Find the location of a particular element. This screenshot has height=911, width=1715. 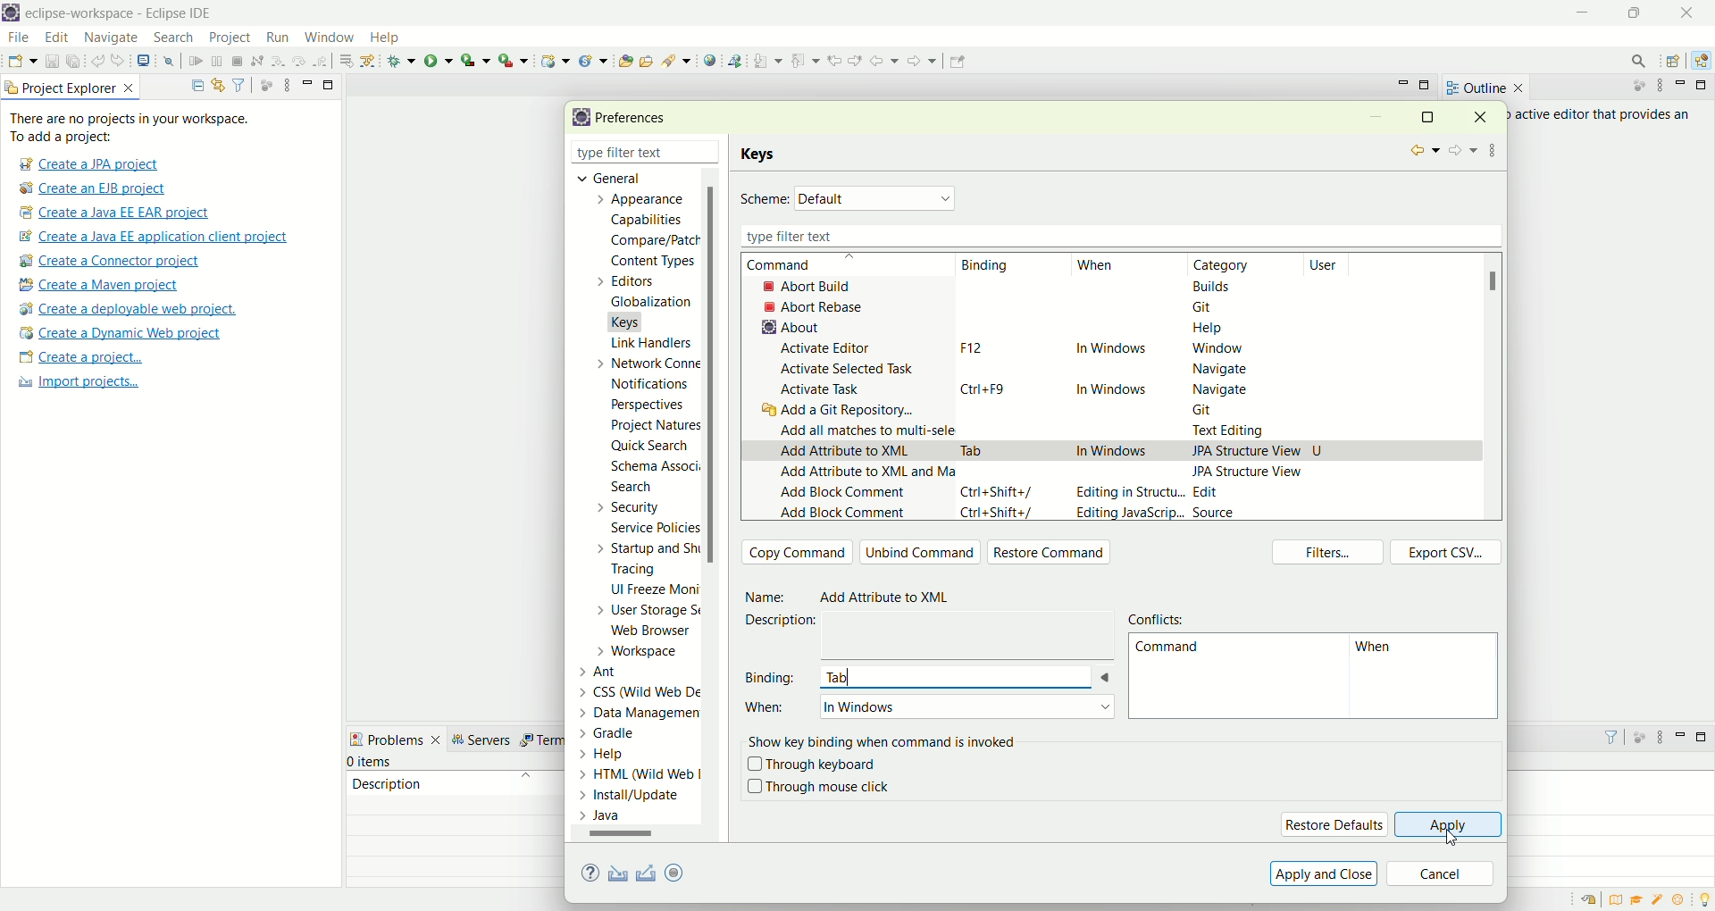

create a new Java servlet is located at coordinates (598, 61).